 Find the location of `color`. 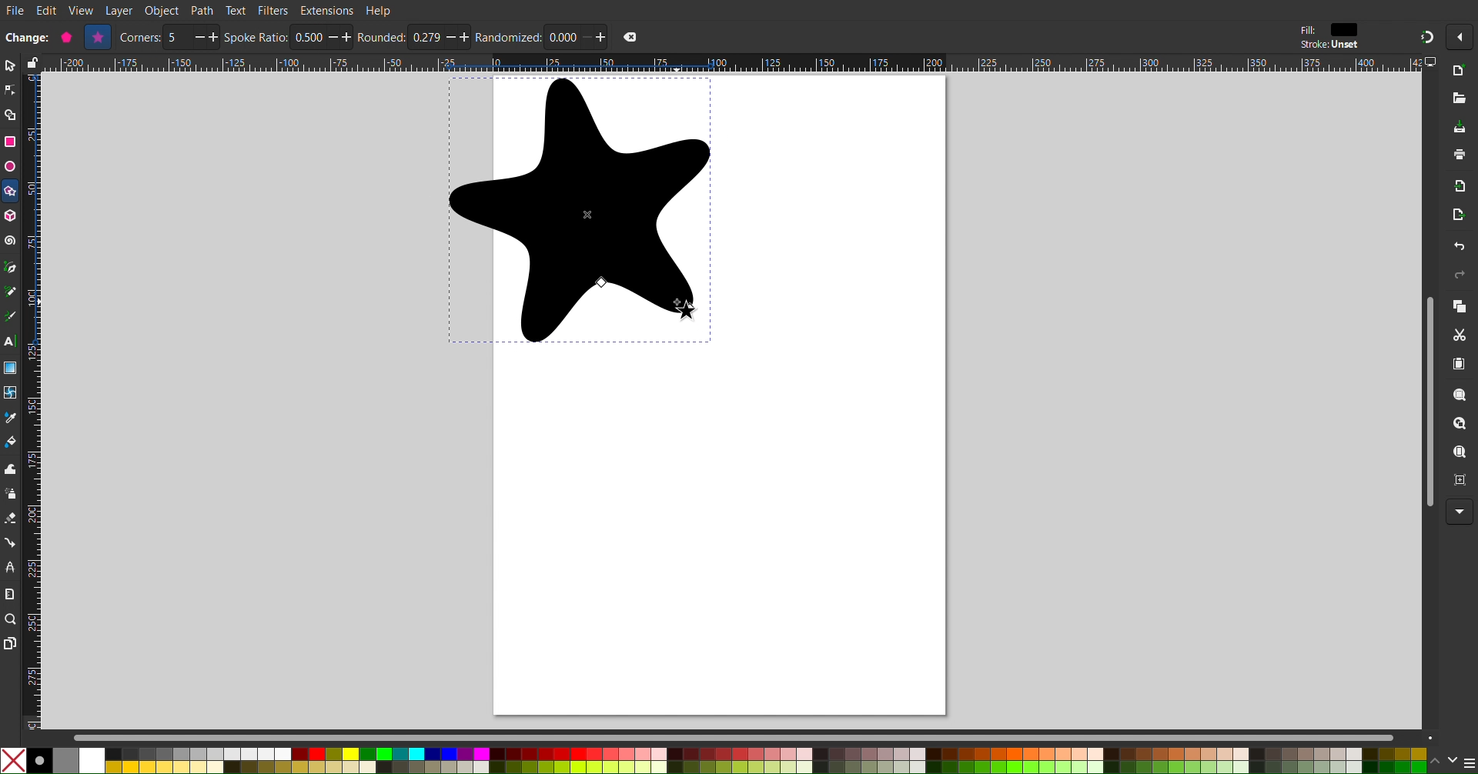

color is located at coordinates (1345, 29).